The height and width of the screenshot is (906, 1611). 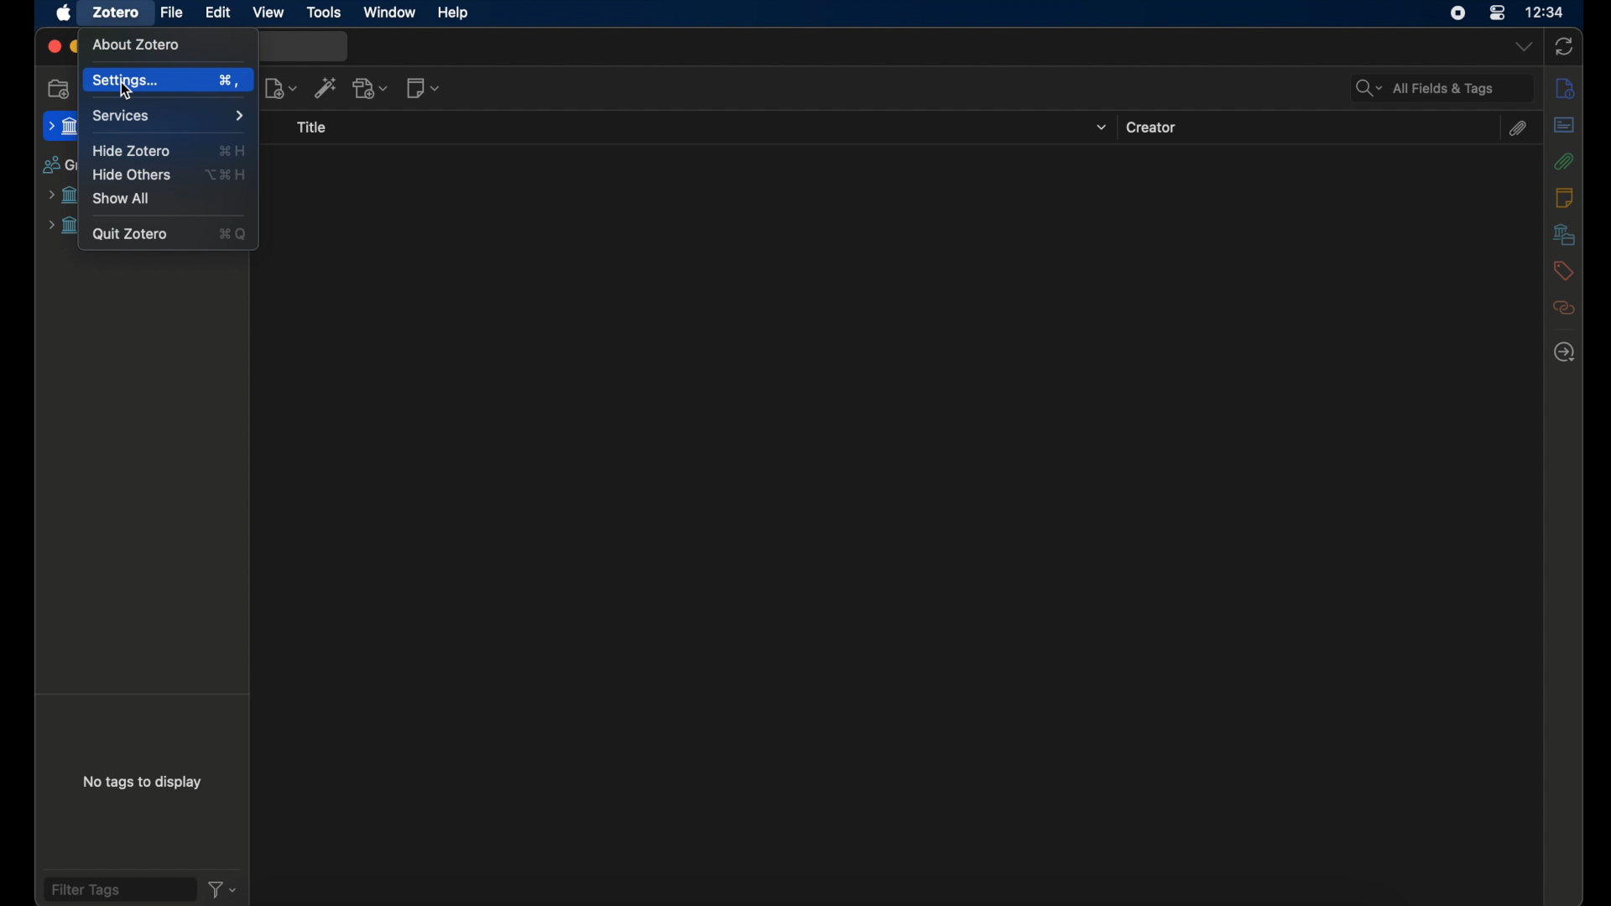 I want to click on apple icon, so click(x=63, y=13).